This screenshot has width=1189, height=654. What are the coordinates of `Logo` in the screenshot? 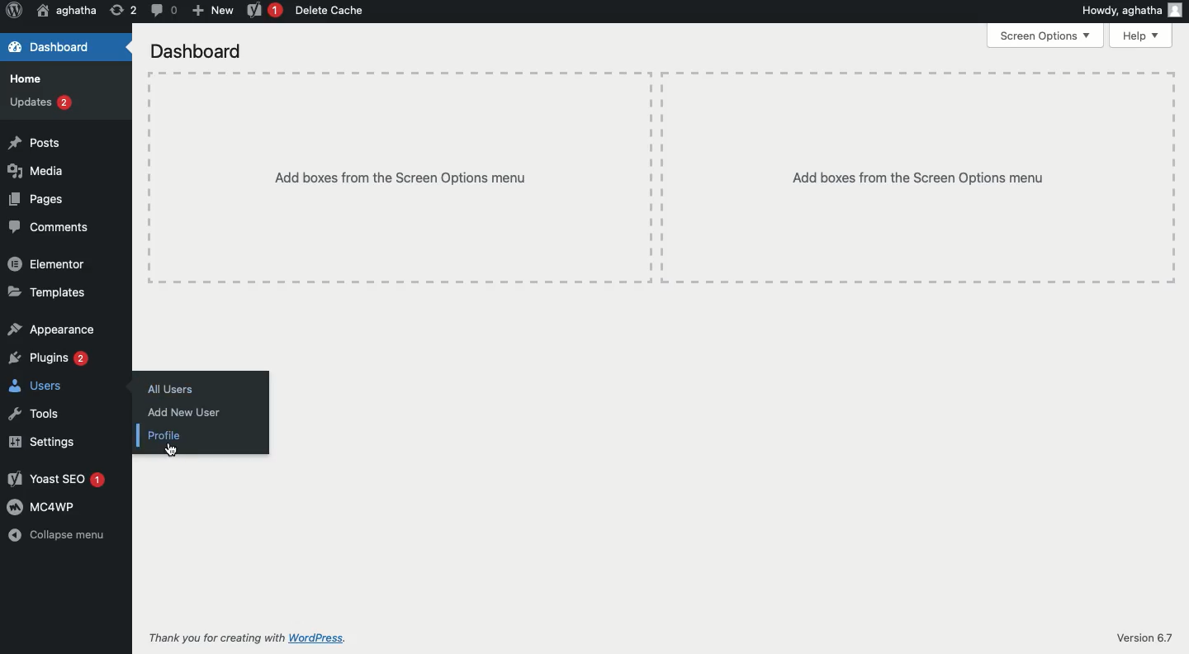 It's located at (13, 11).